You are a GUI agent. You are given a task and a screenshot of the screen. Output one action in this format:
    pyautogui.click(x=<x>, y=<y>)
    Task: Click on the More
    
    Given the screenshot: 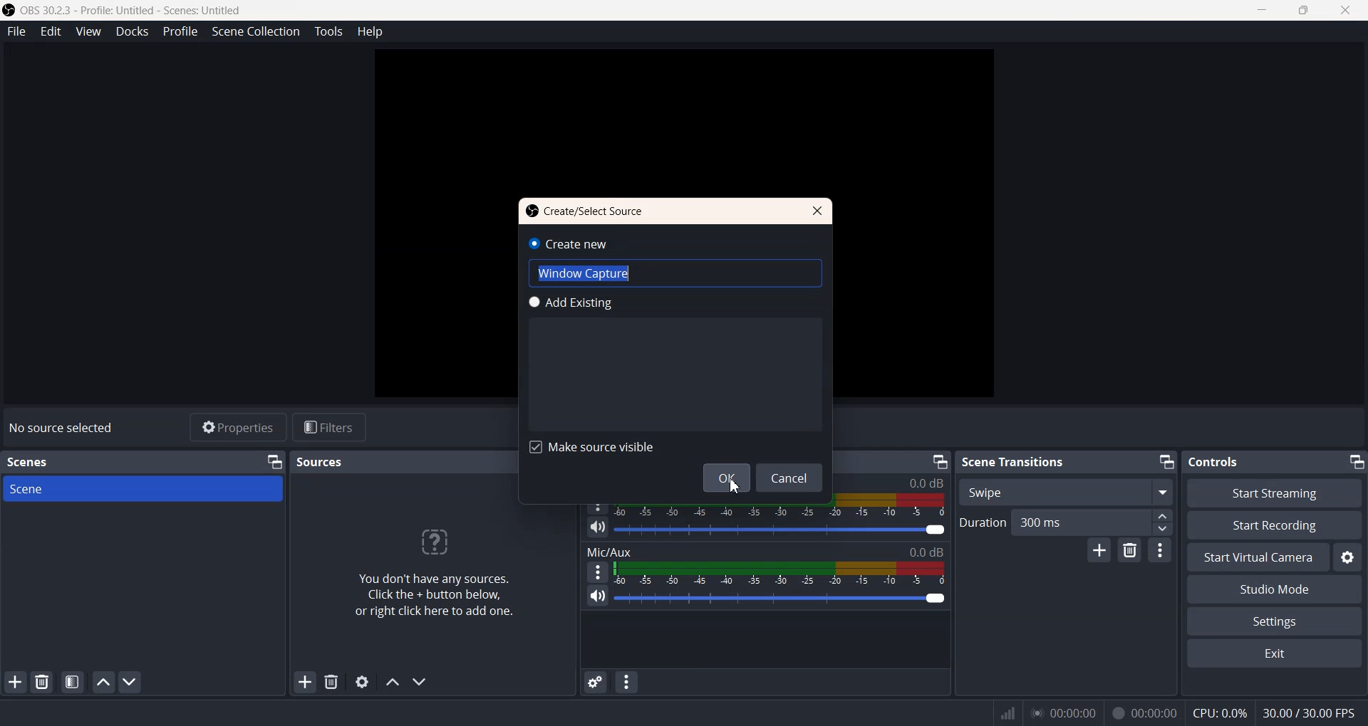 What is the action you would take?
    pyautogui.click(x=1161, y=549)
    